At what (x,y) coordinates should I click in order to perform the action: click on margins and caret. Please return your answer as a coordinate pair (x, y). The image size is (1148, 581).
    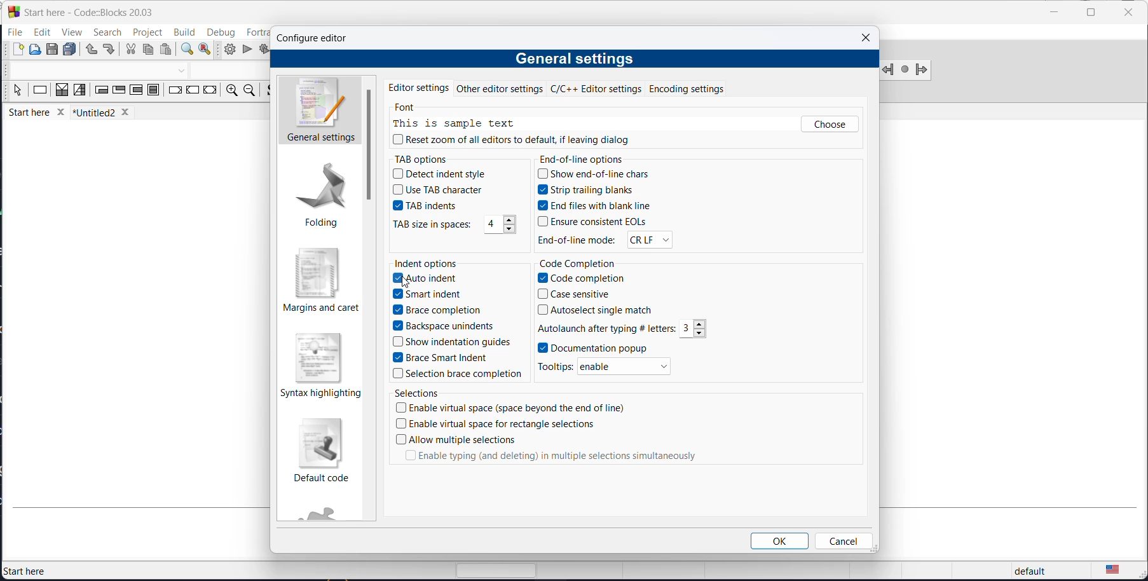
    Looking at the image, I should click on (320, 283).